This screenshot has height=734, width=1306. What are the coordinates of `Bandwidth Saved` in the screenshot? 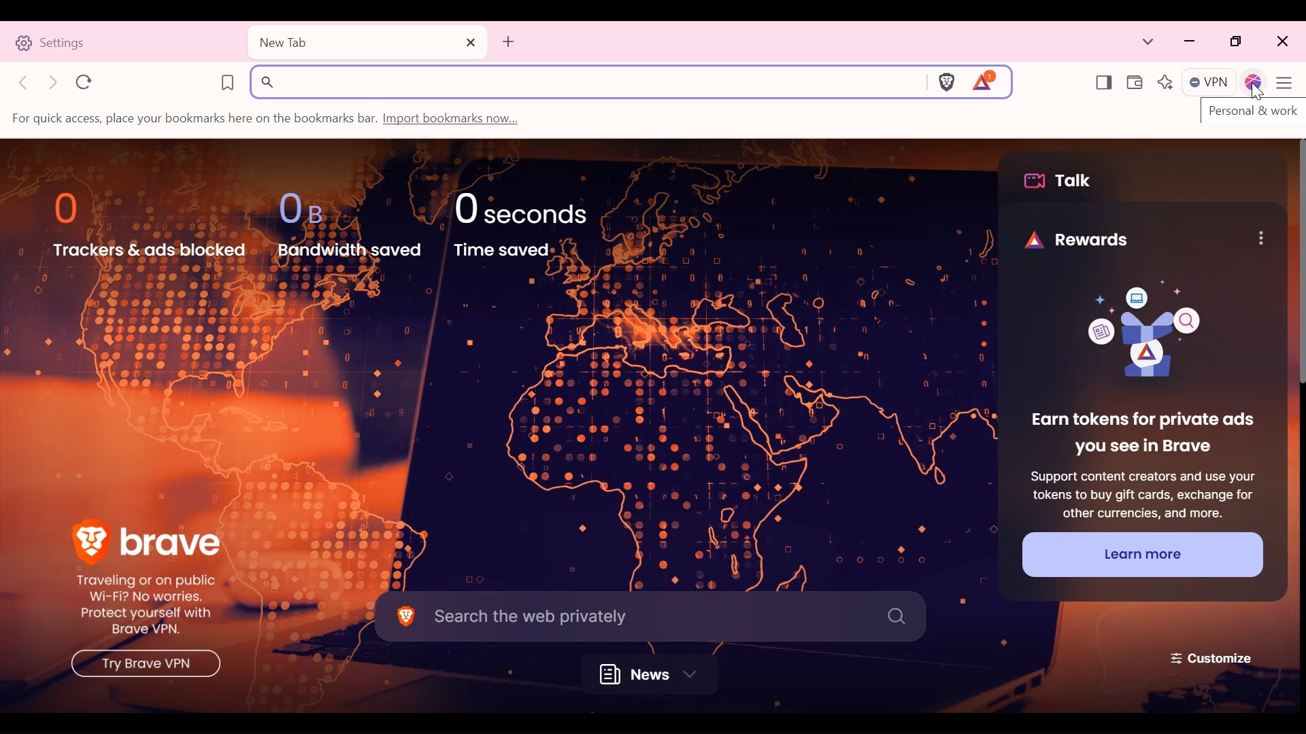 It's located at (348, 222).